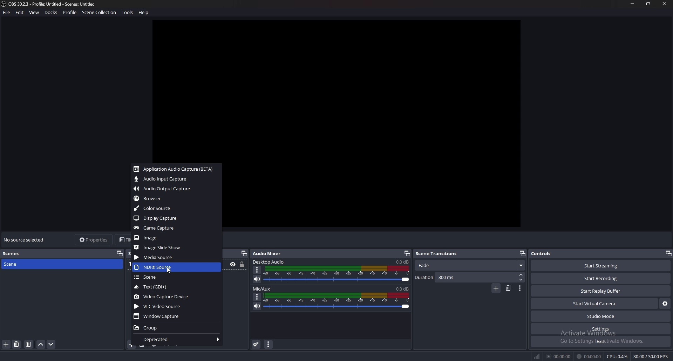  What do you see at coordinates (6, 345) in the screenshot?
I see `add source` at bounding box center [6, 345].